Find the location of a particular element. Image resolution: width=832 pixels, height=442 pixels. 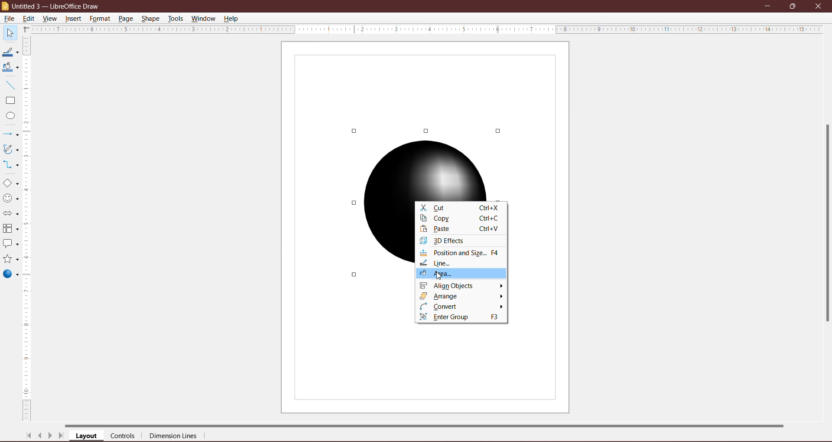

Close is located at coordinates (818, 6).